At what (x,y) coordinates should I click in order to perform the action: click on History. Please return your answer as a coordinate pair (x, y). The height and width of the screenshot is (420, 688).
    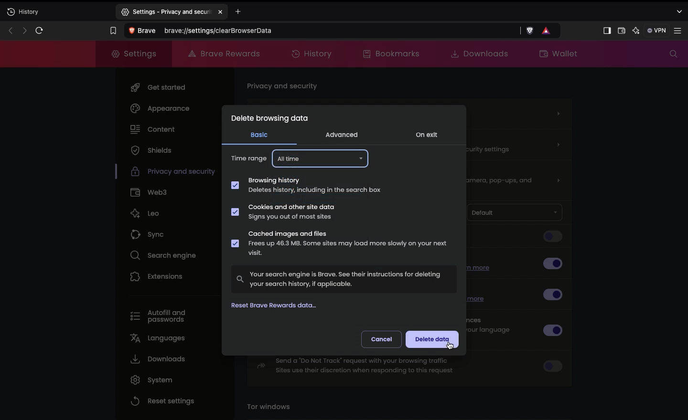
    Looking at the image, I should click on (314, 53).